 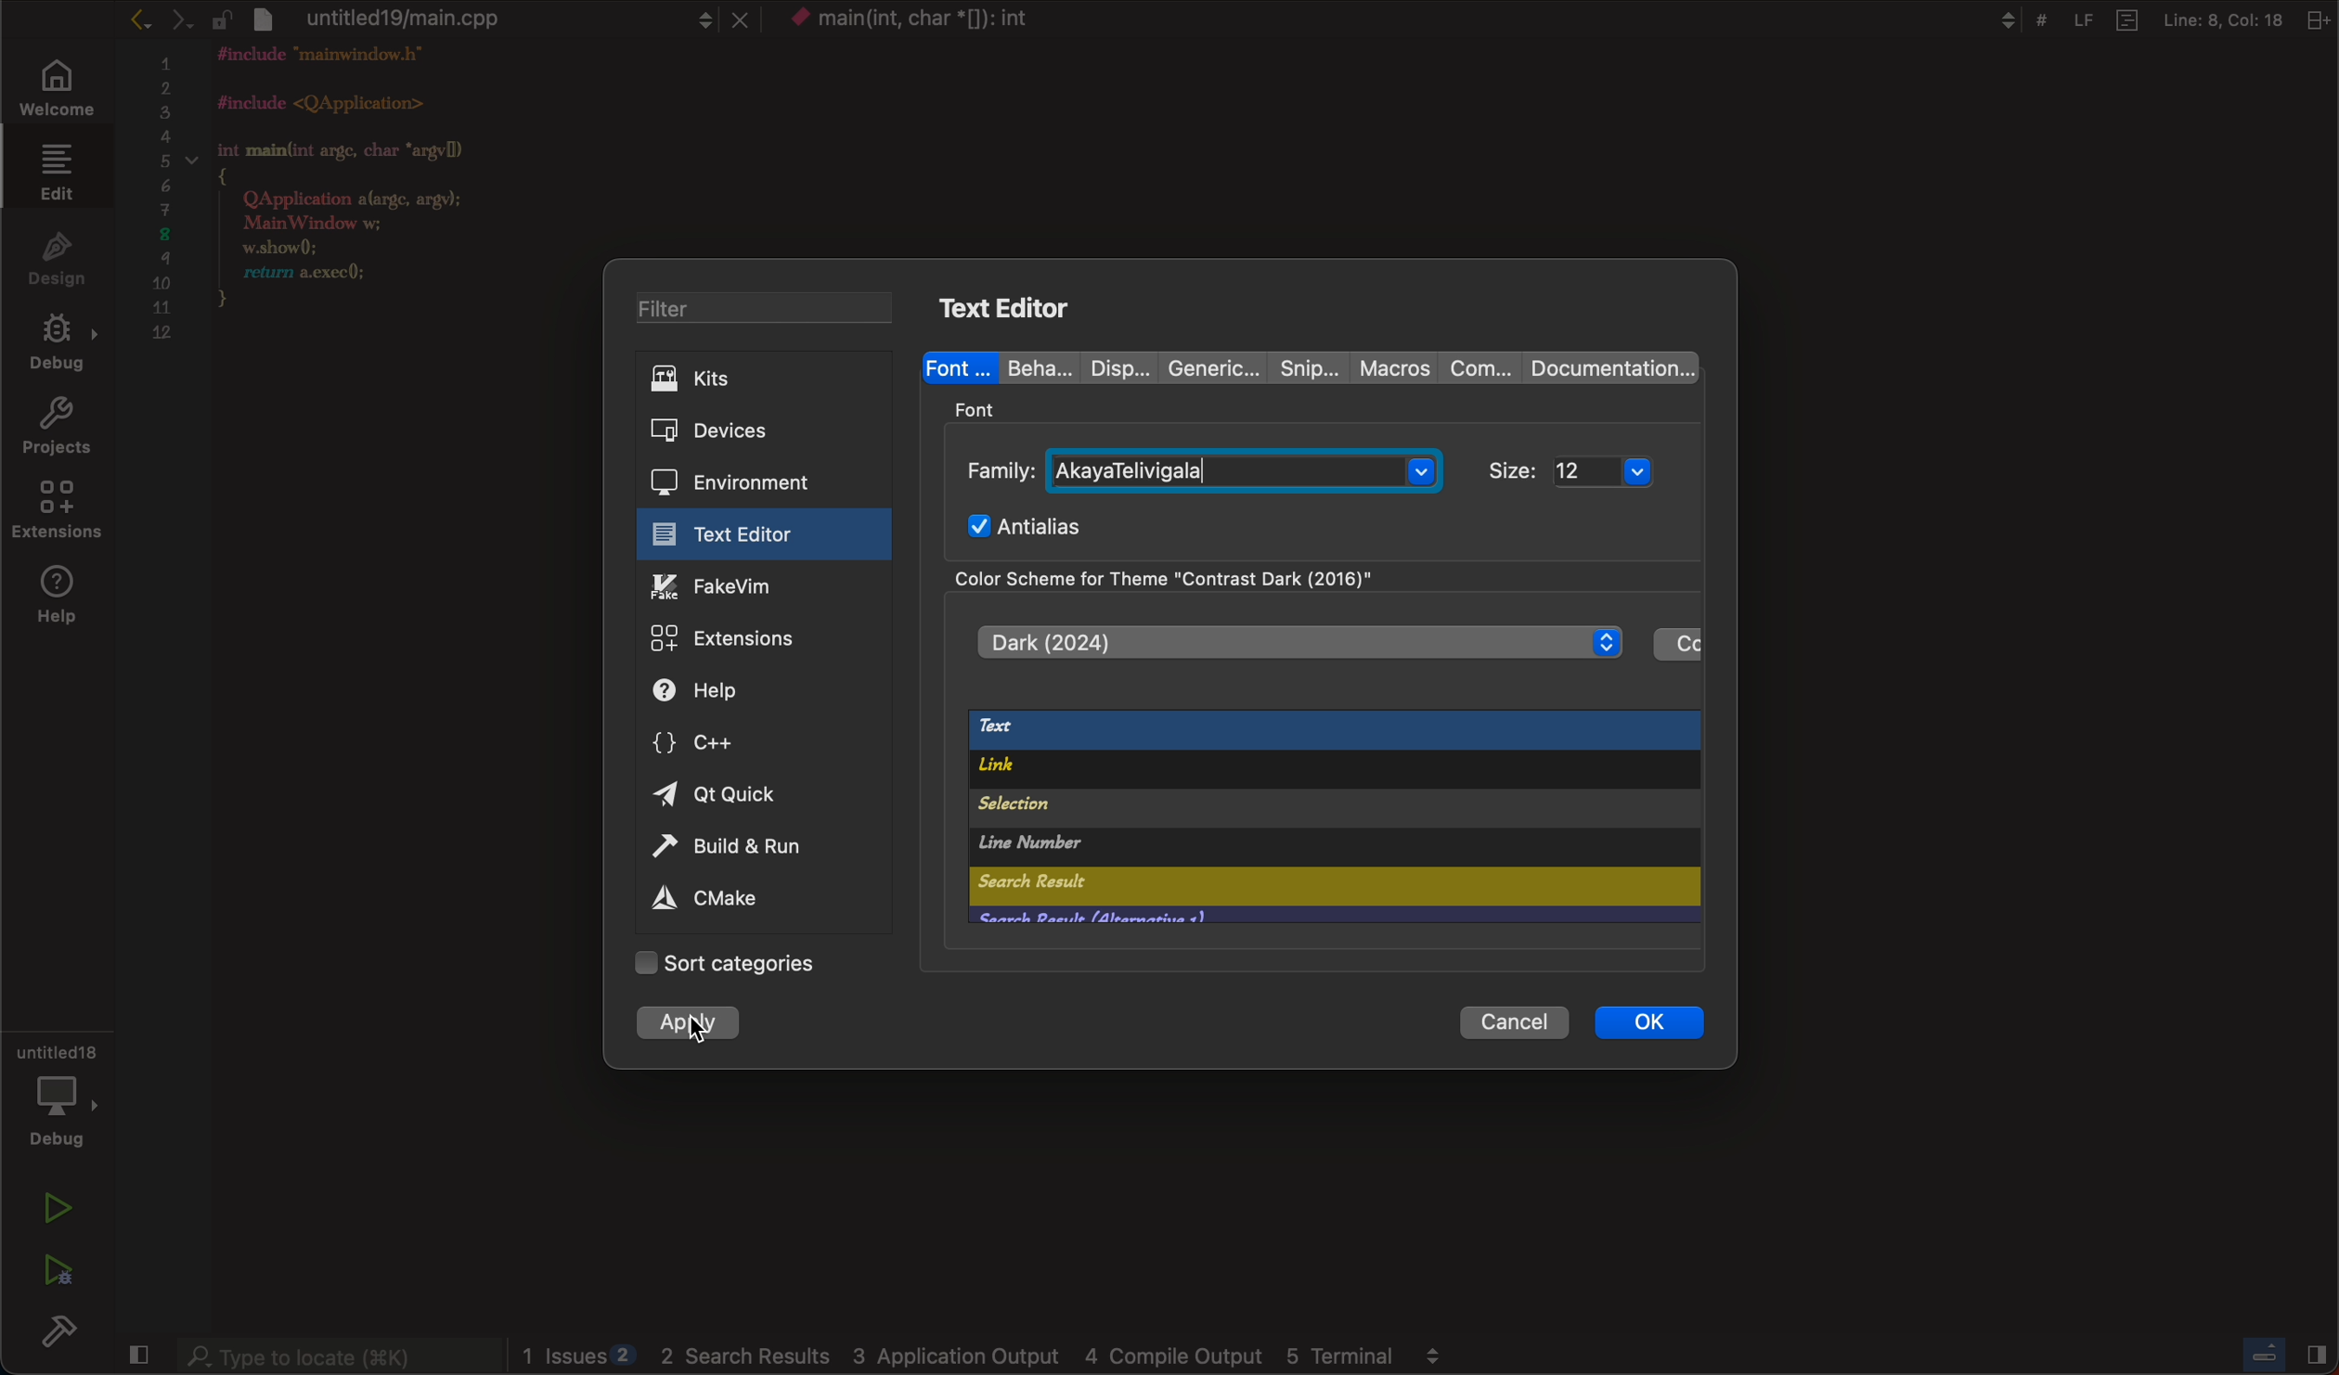 I want to click on cancel, so click(x=1505, y=1022).